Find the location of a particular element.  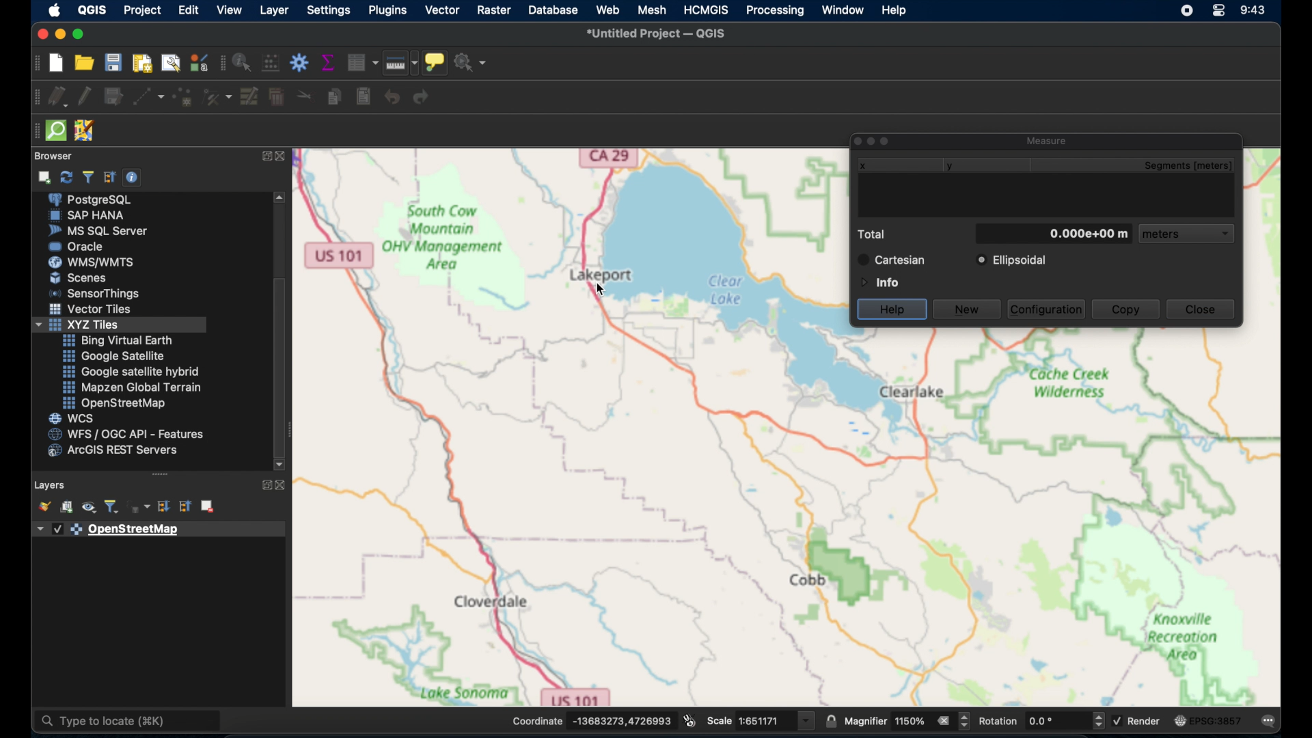

google satellite hybrid is located at coordinates (132, 371).